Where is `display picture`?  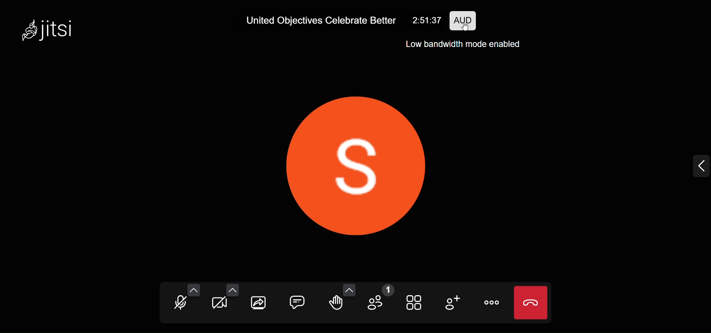
display picture is located at coordinates (354, 163).